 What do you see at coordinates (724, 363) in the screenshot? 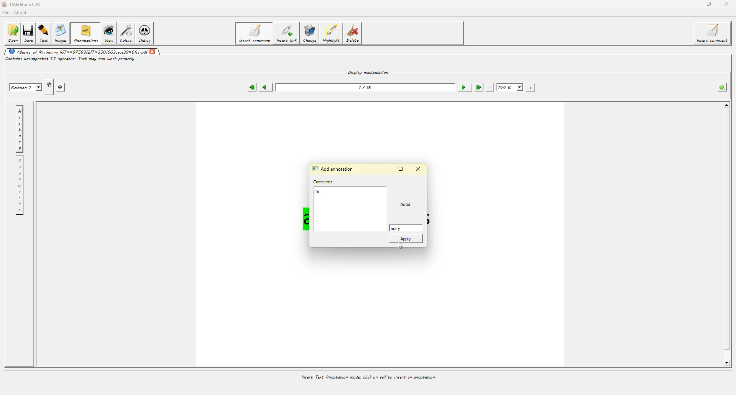
I see `scroll down` at bounding box center [724, 363].